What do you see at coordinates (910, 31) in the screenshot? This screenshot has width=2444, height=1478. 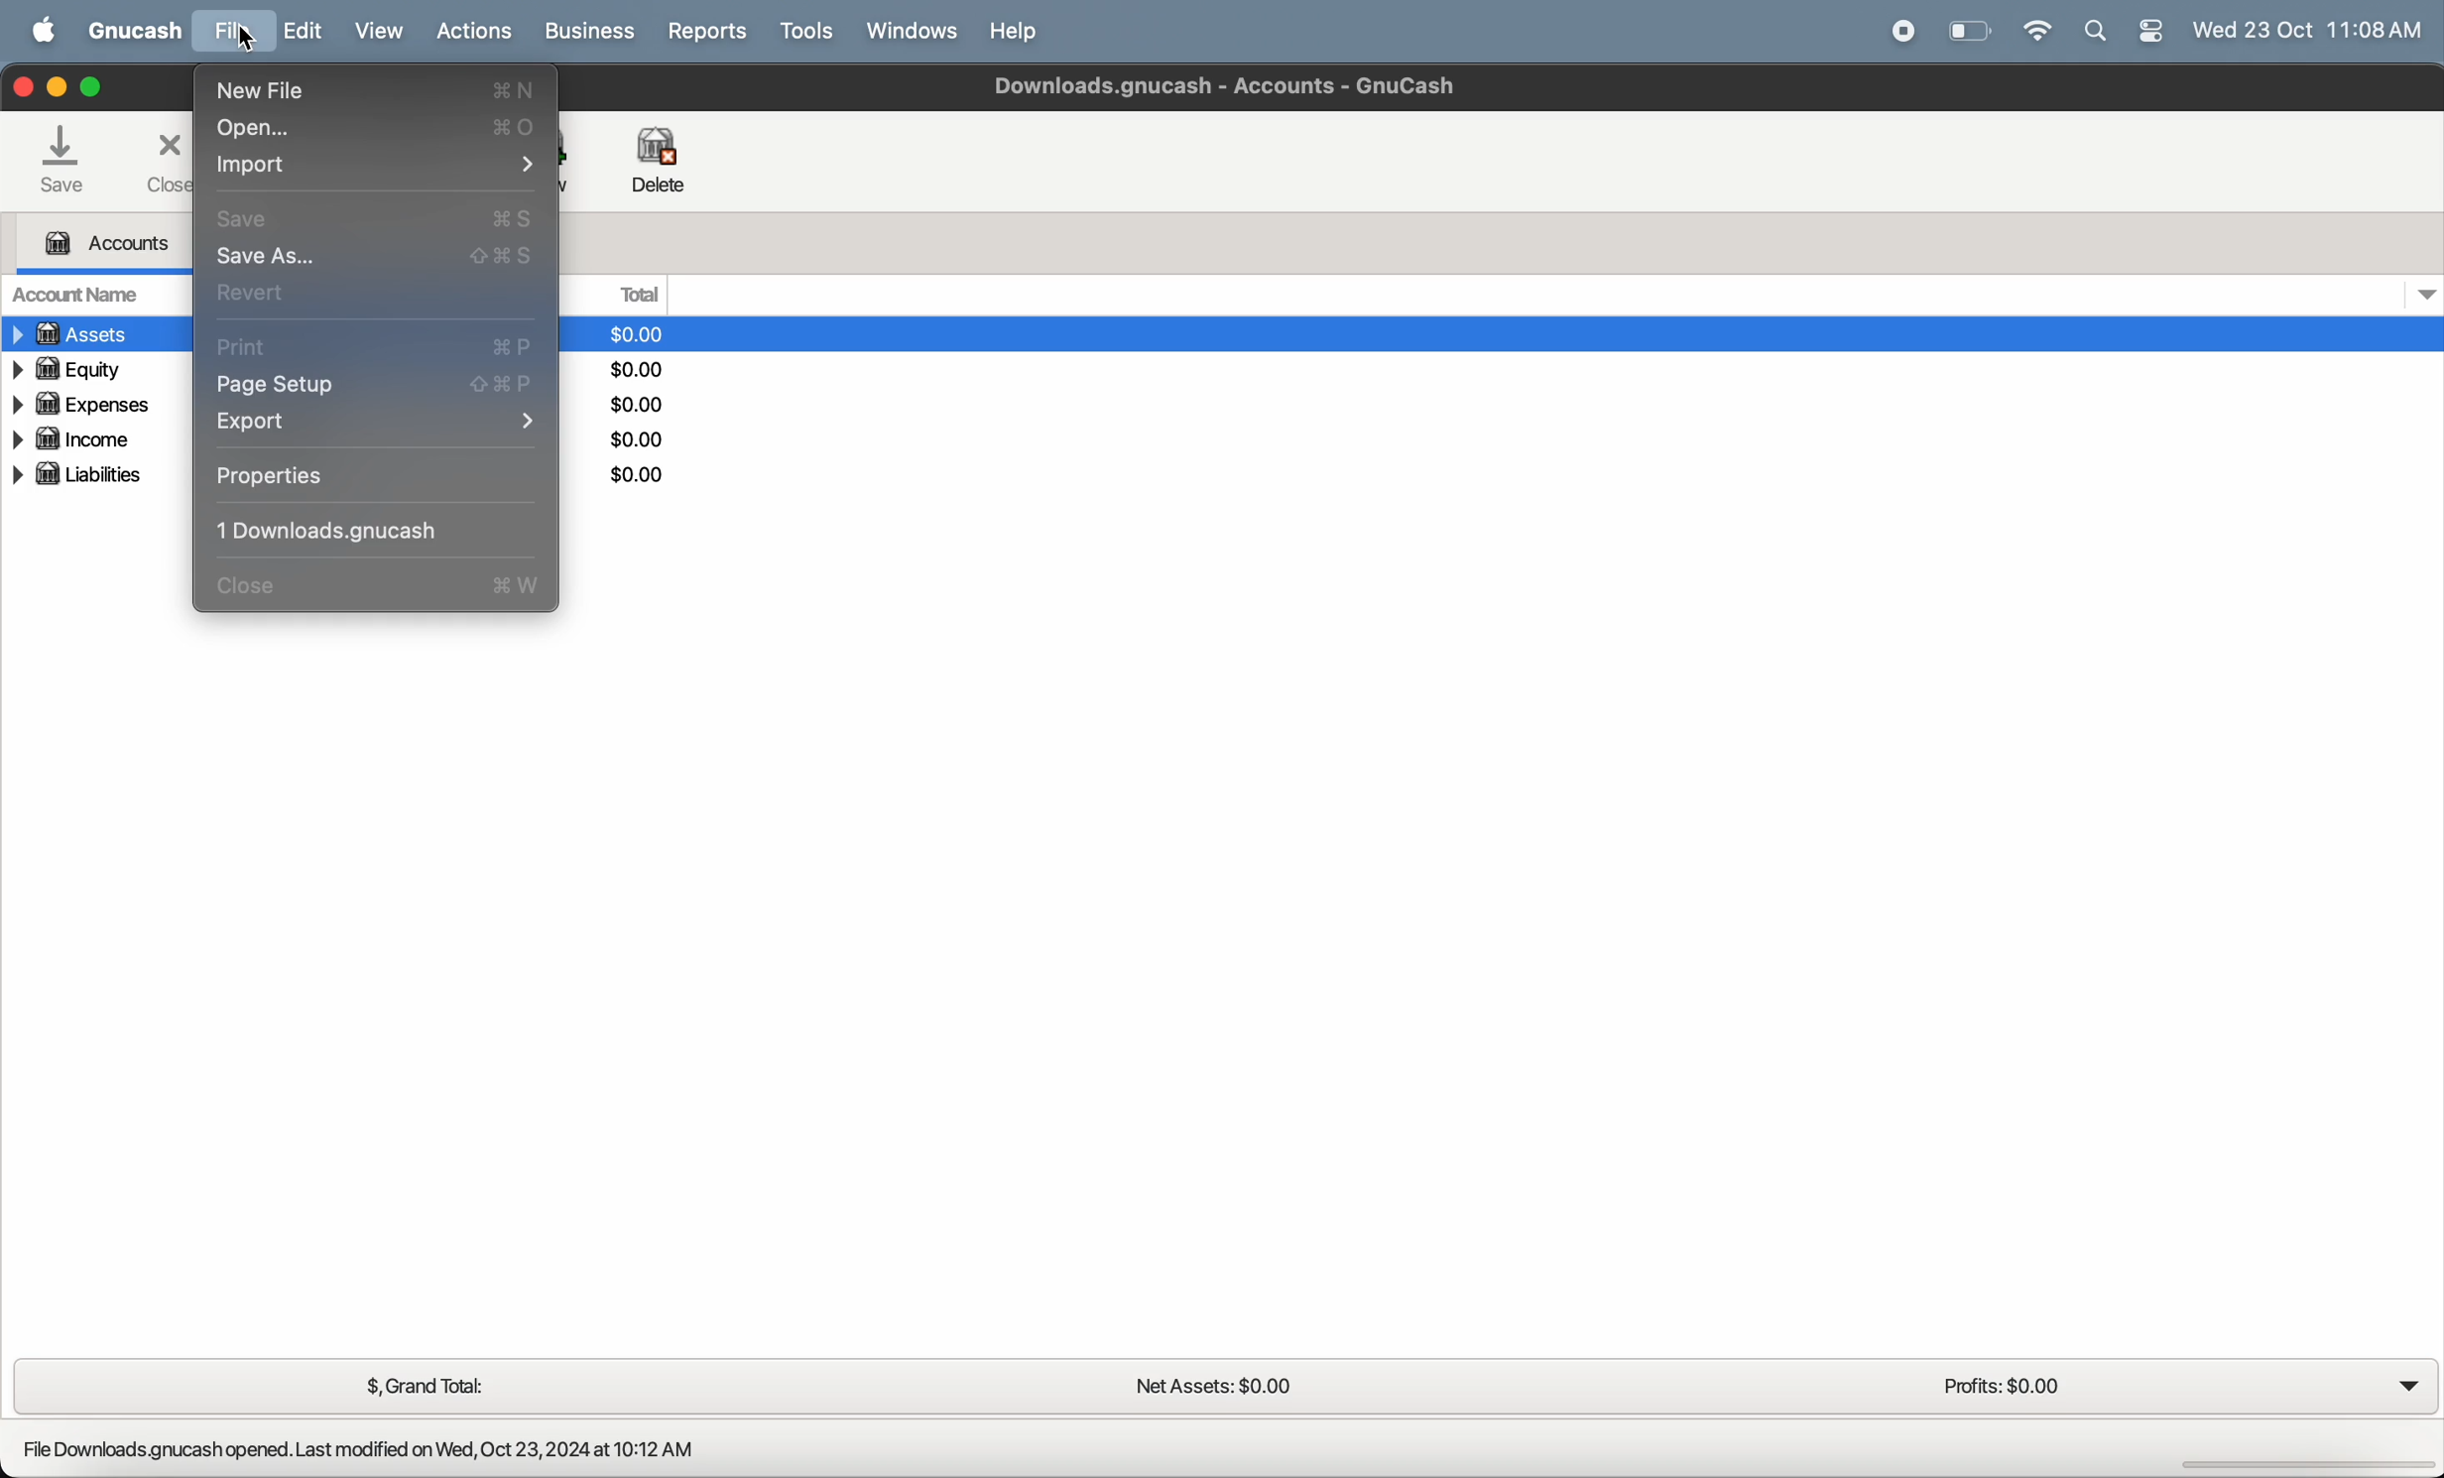 I see `windows` at bounding box center [910, 31].